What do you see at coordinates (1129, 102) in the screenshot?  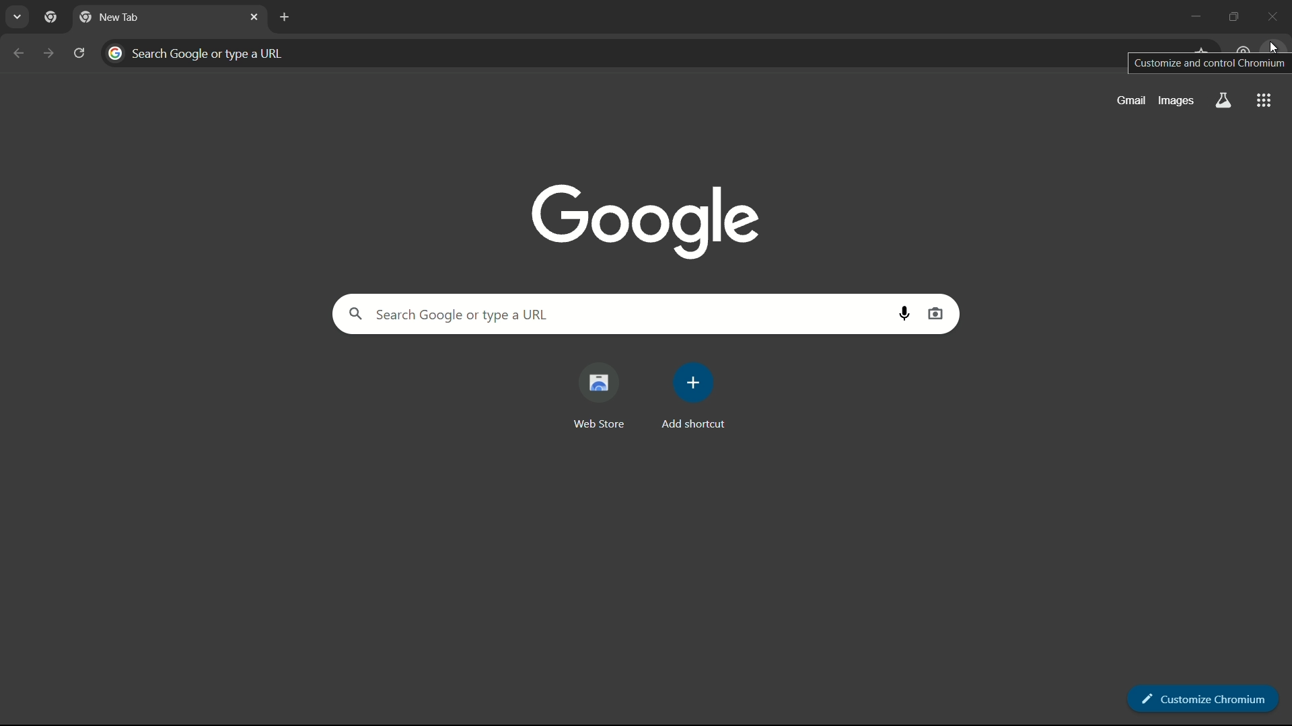 I see `gmail` at bounding box center [1129, 102].